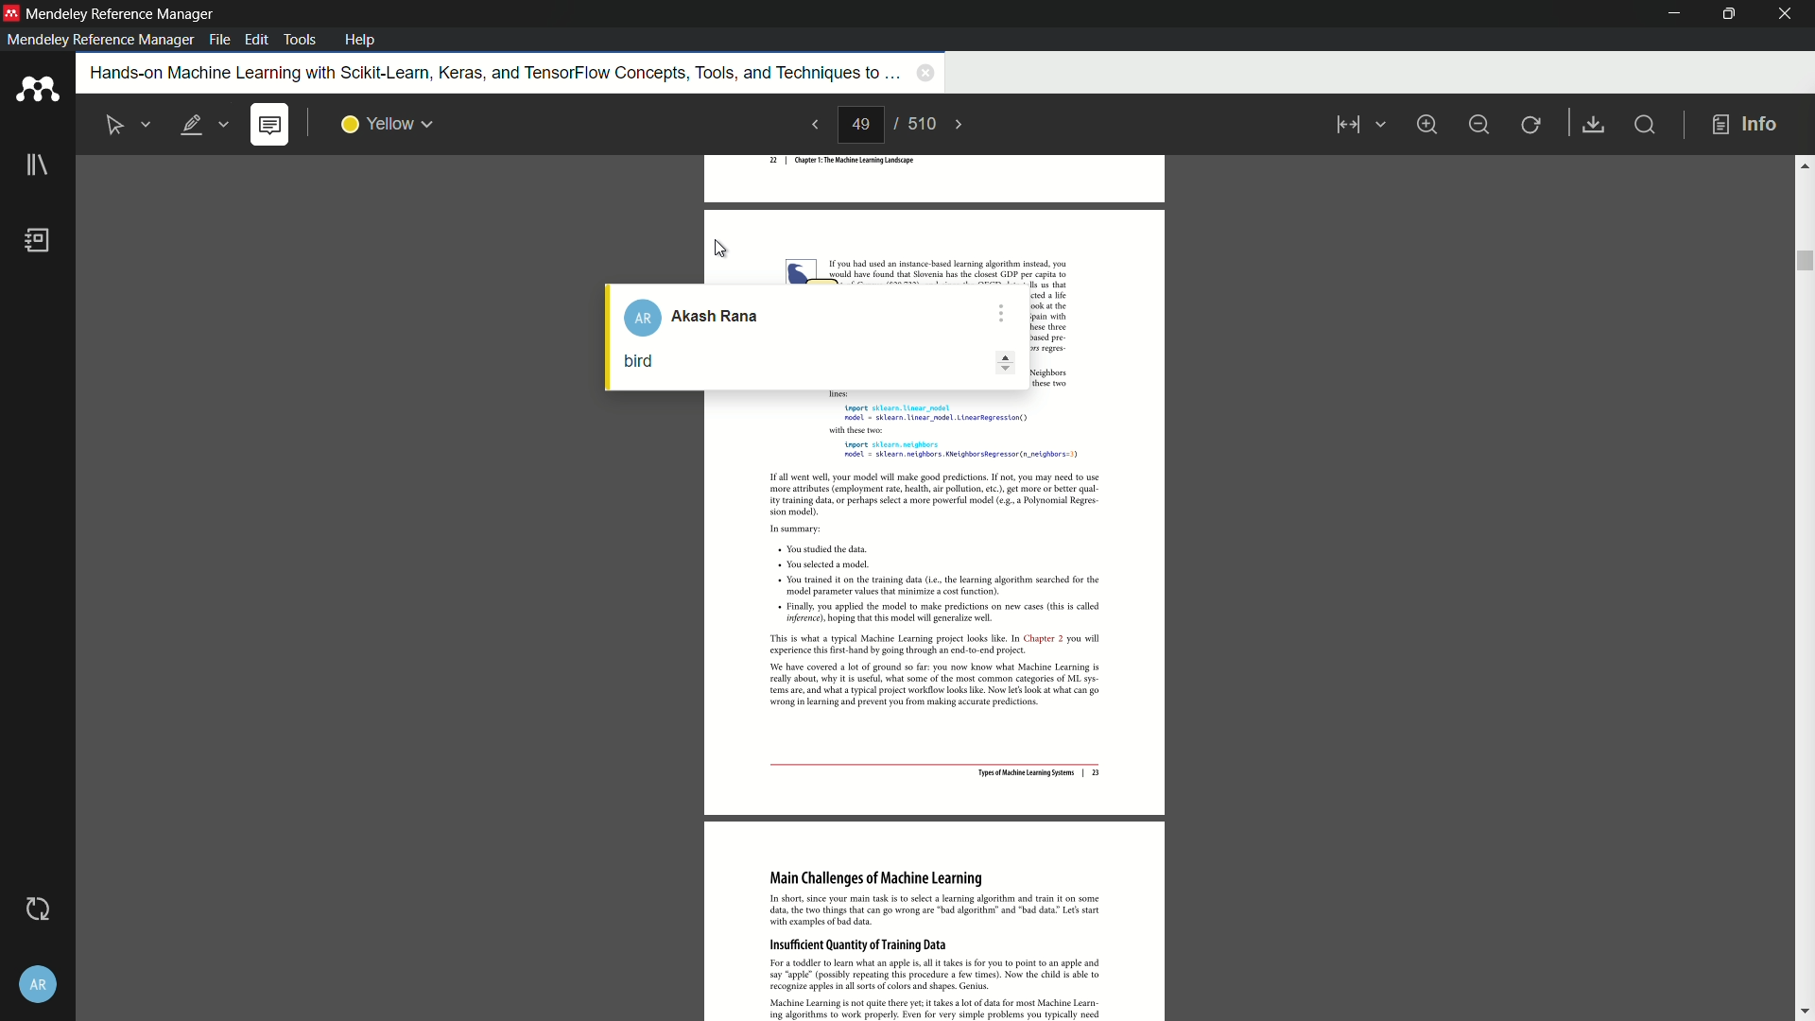  What do you see at coordinates (1667, 13) in the screenshot?
I see `minimize` at bounding box center [1667, 13].